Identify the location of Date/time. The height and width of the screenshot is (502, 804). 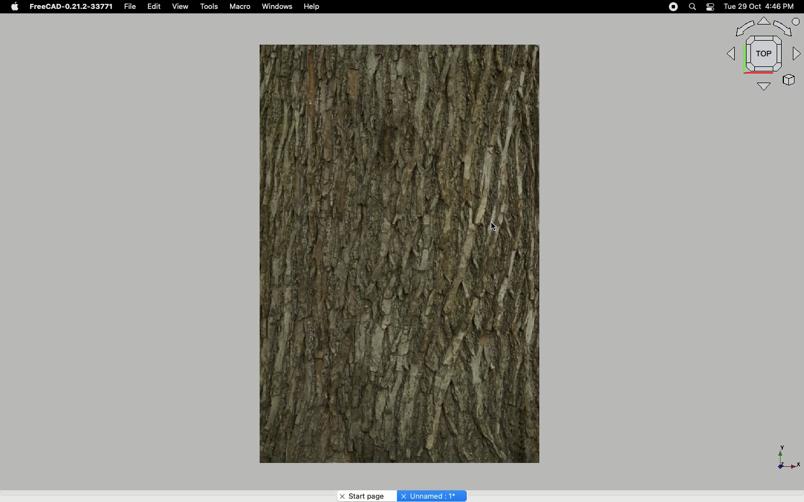
(760, 7).